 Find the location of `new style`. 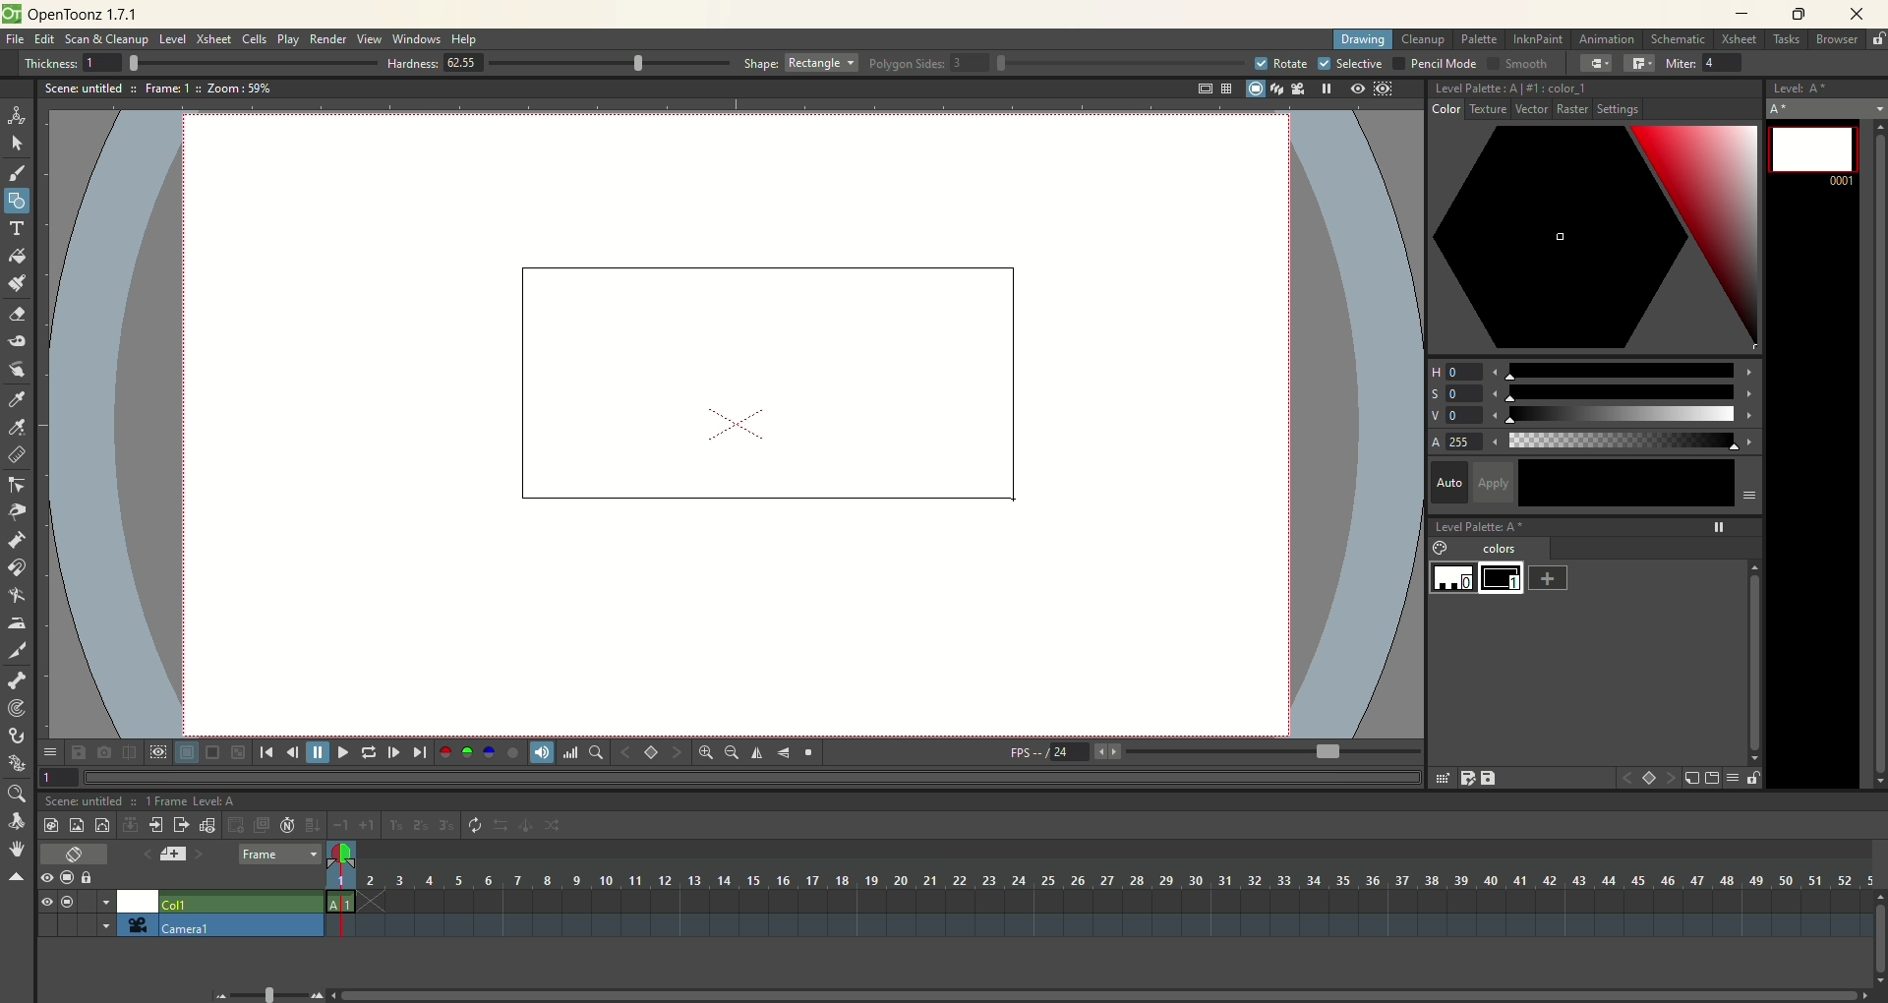

new style is located at coordinates (1691, 779).